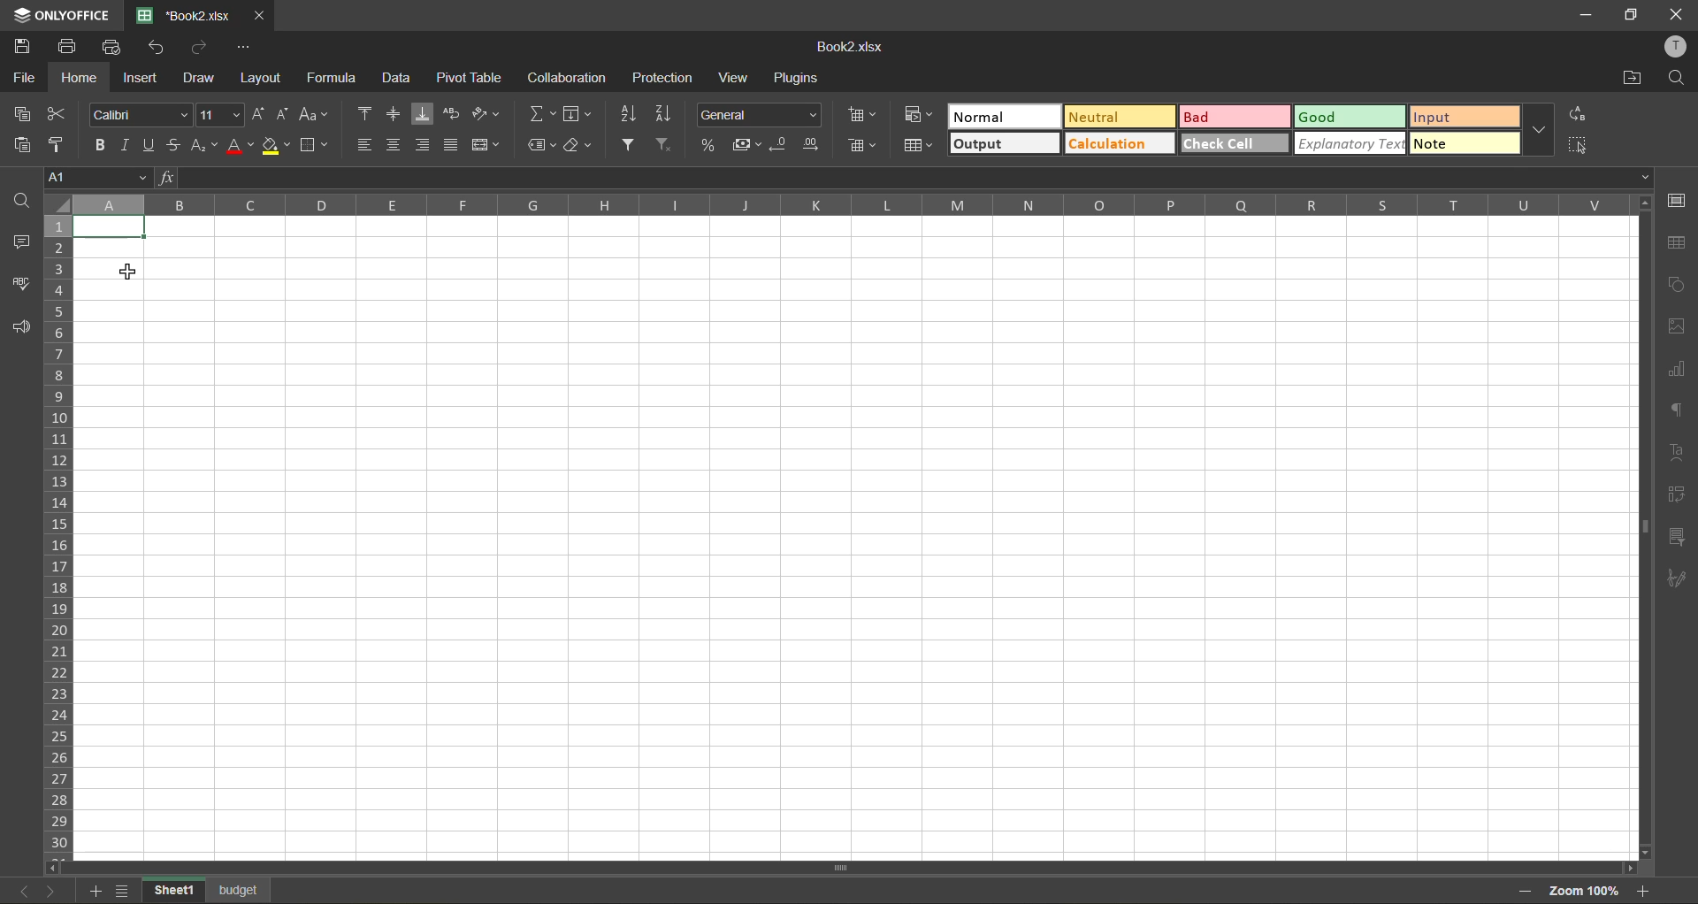 The image size is (1698, 904). What do you see at coordinates (1233, 142) in the screenshot?
I see `check cell` at bounding box center [1233, 142].